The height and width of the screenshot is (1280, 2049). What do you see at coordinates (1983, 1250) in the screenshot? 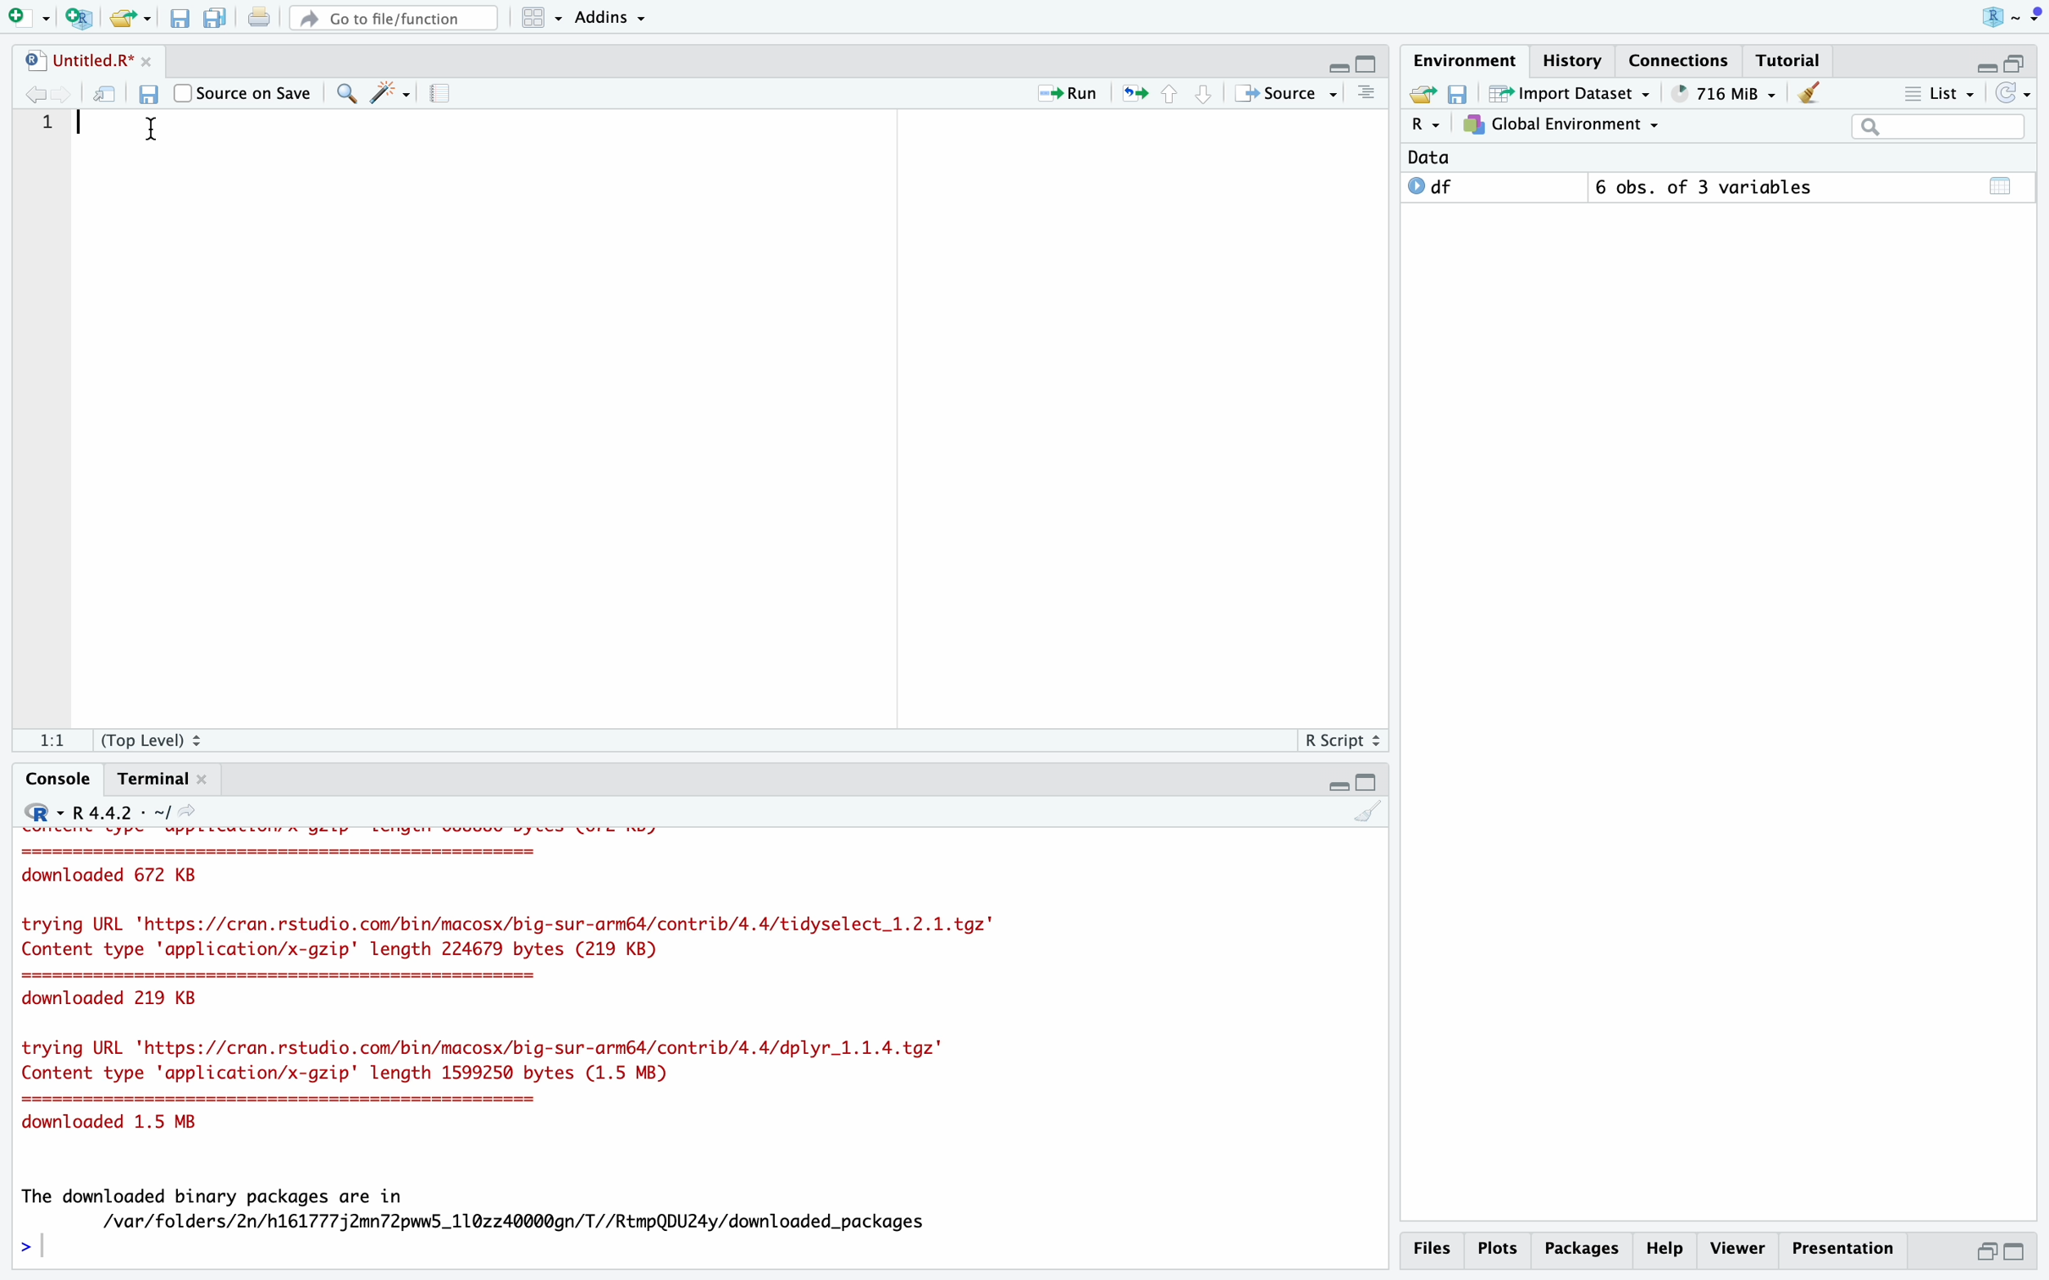
I see `Half Height` at bounding box center [1983, 1250].